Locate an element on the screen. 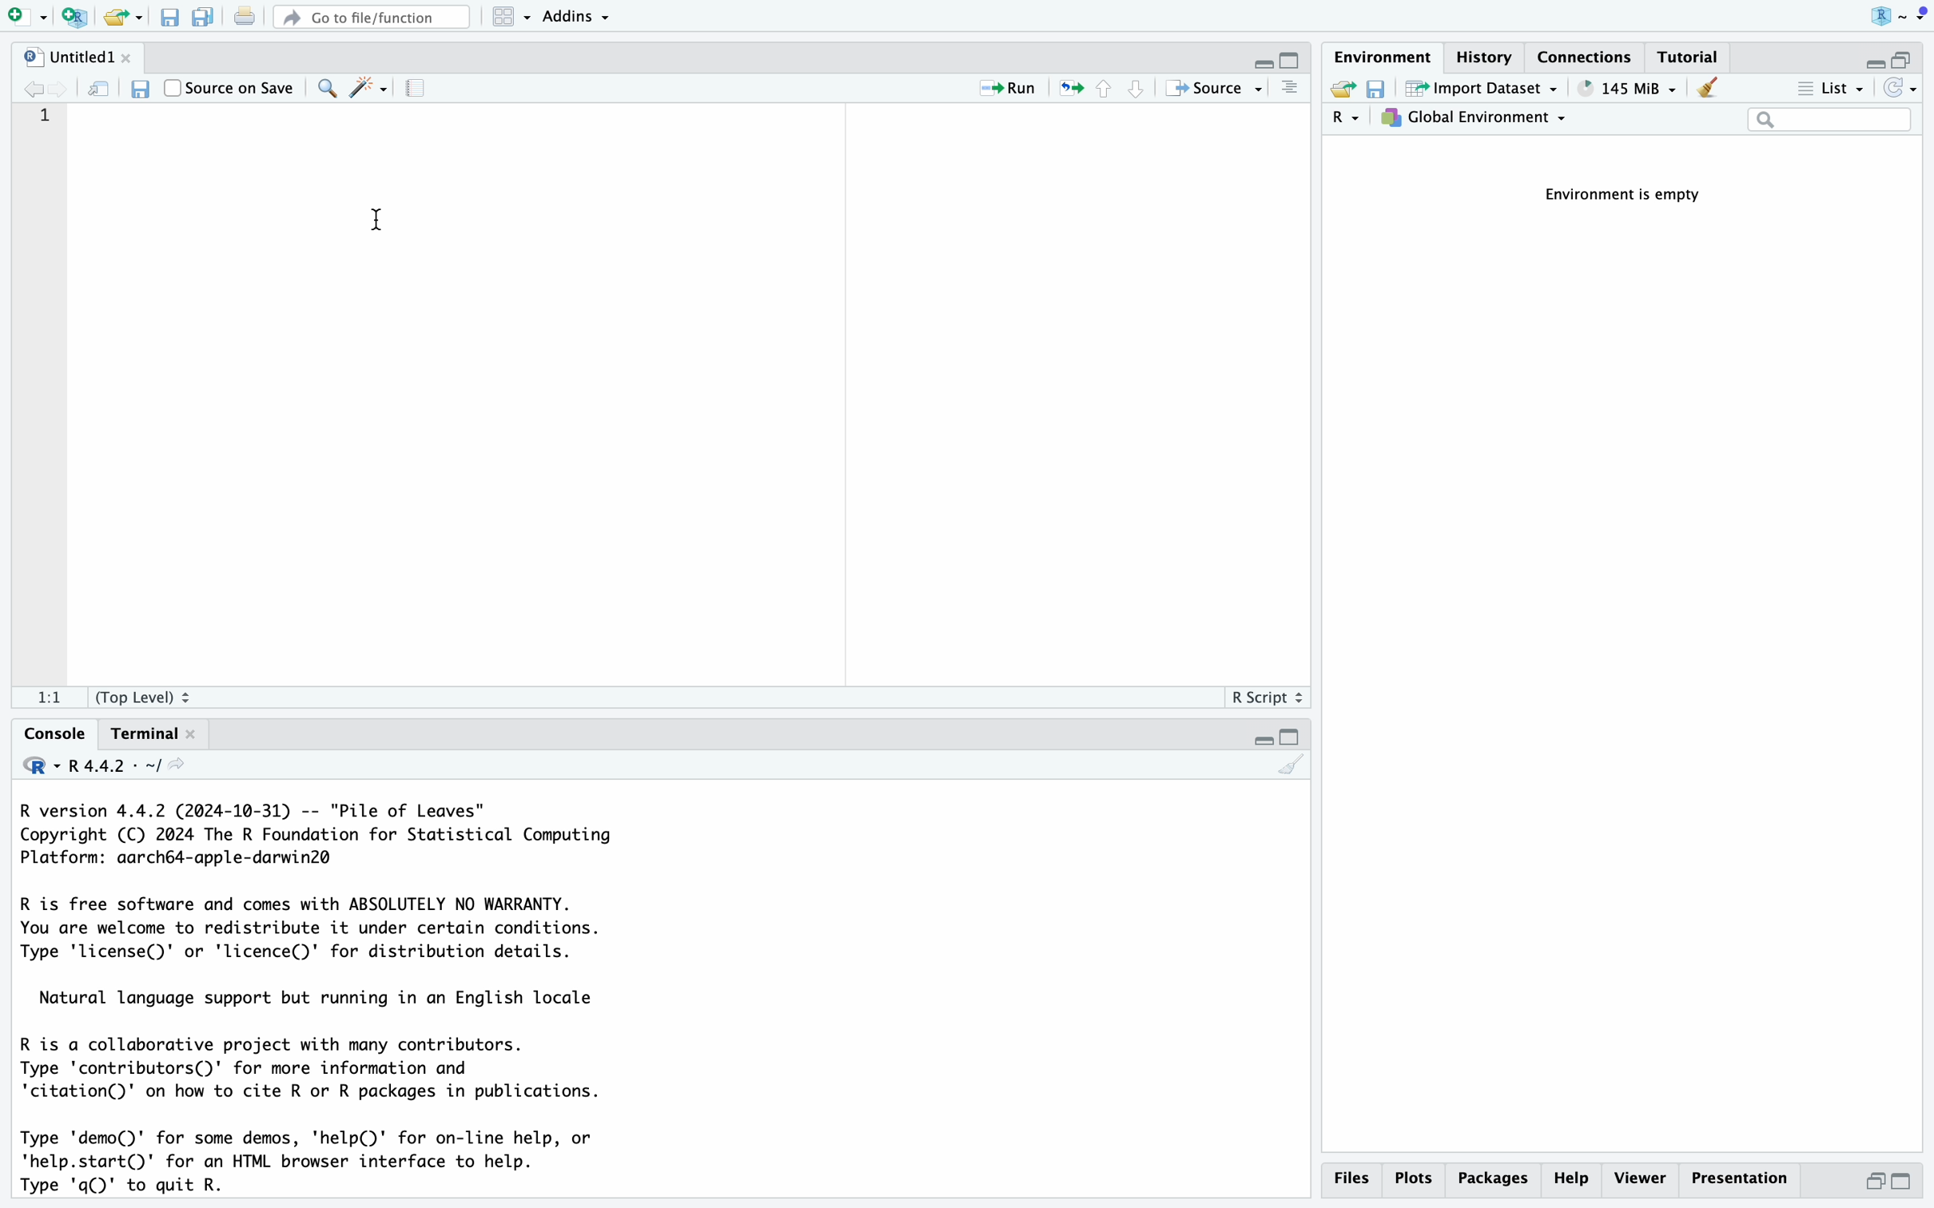 Image resolution: width=1934 pixels, height=1208 pixels. global environment is located at coordinates (1478, 121).